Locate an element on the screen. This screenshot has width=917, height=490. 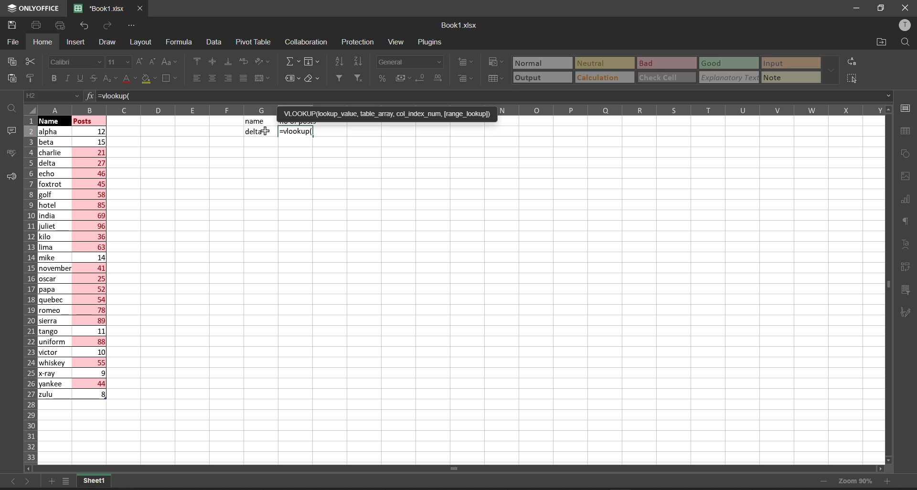
align top is located at coordinates (195, 62).